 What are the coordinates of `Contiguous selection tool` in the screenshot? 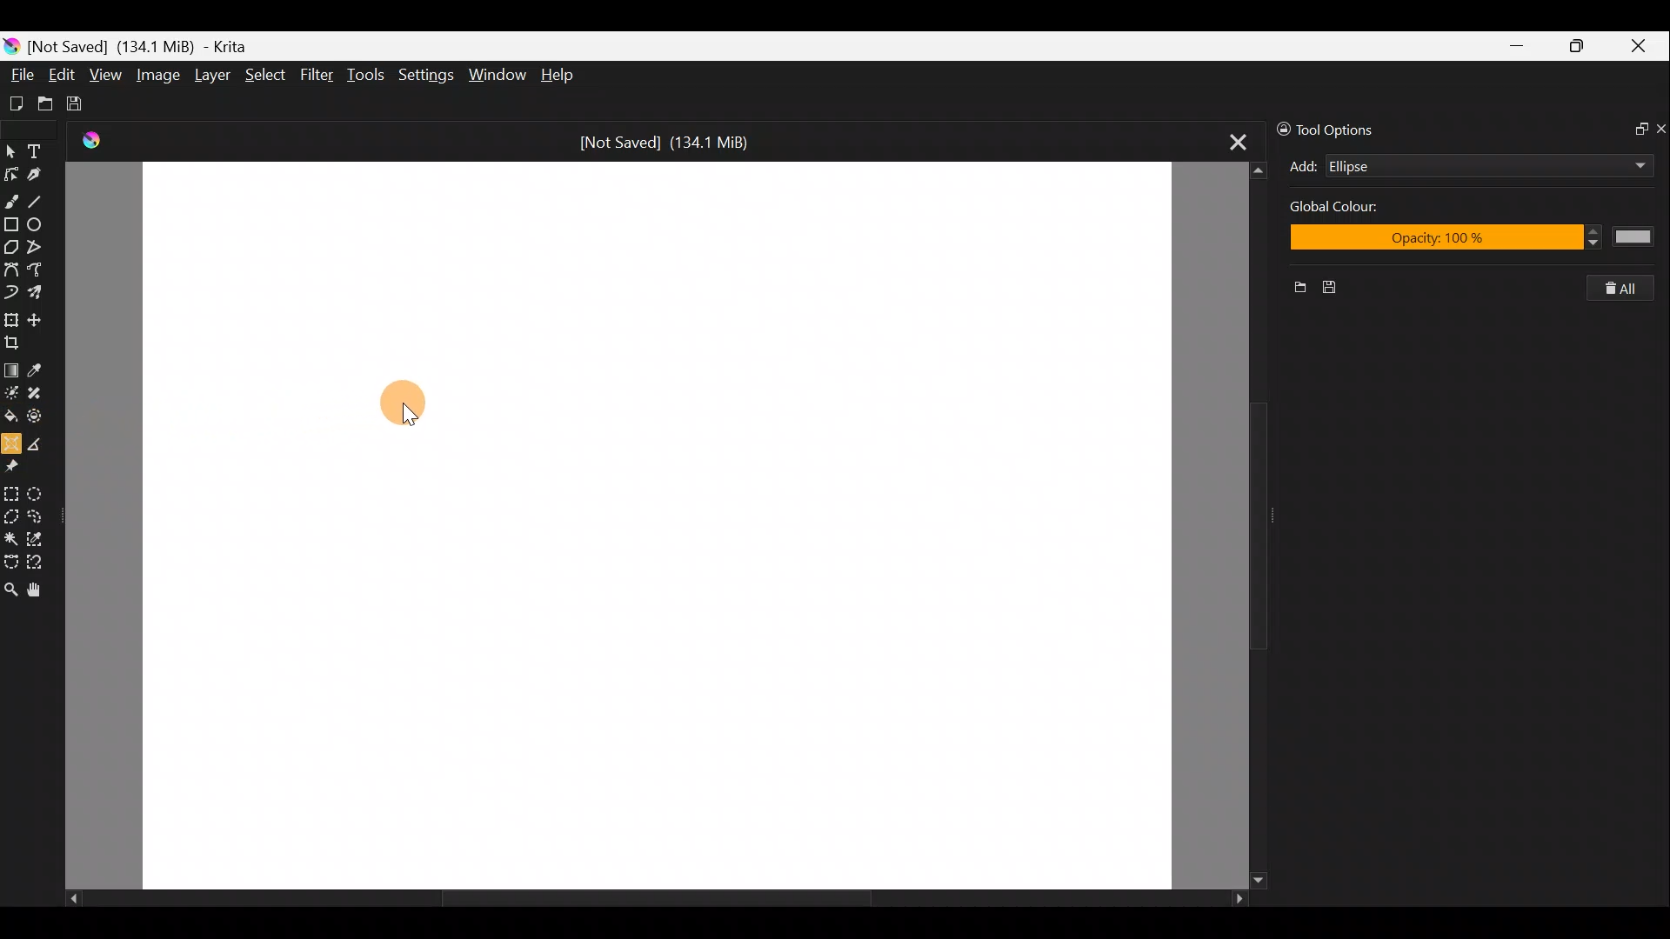 It's located at (11, 536).